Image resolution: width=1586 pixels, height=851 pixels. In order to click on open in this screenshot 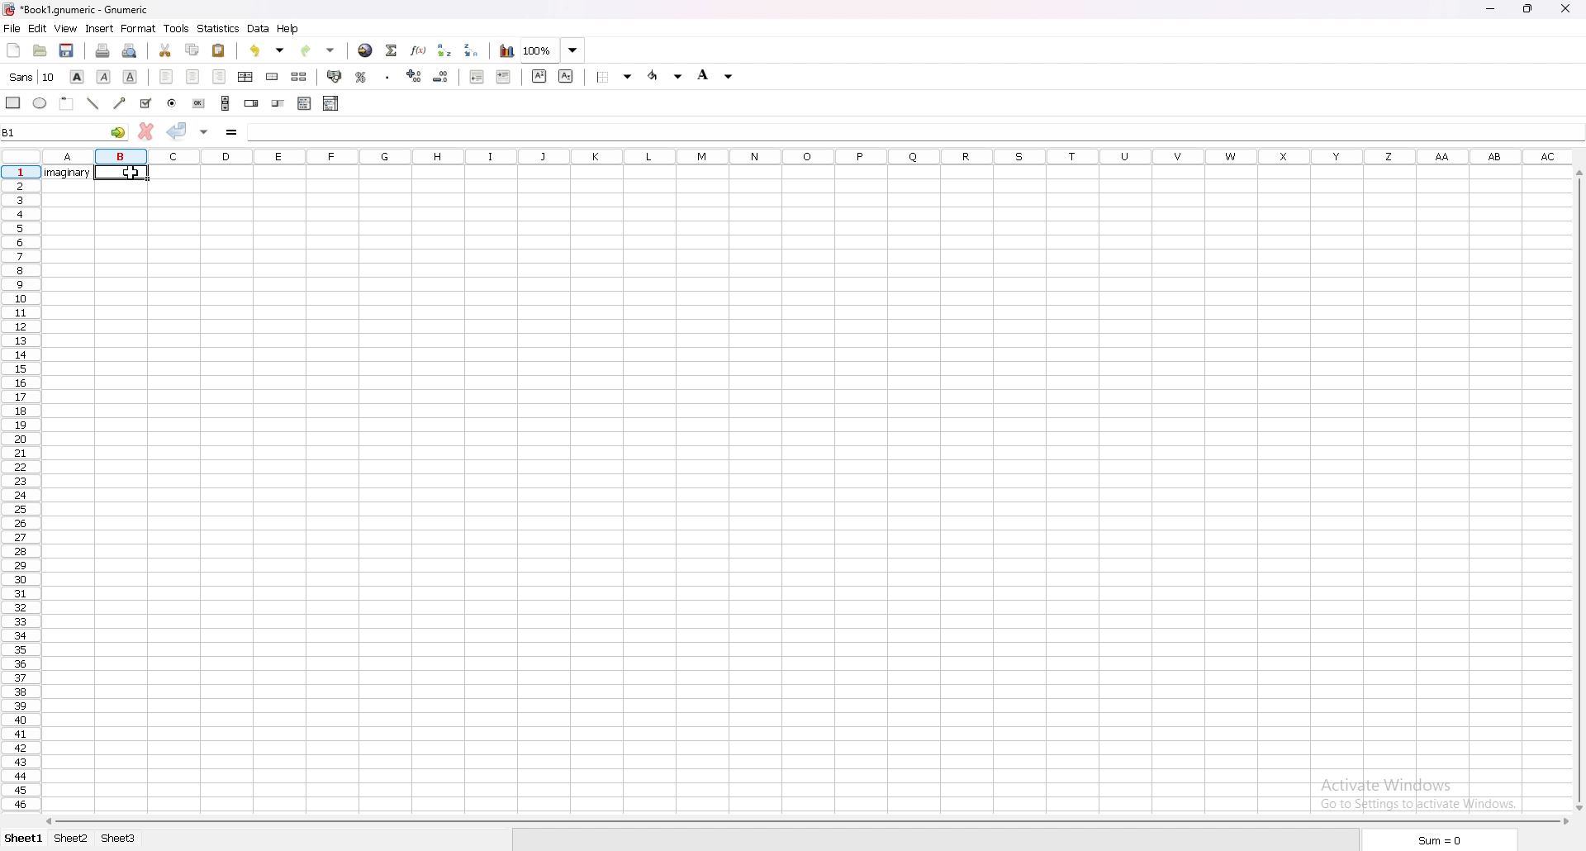, I will do `click(39, 51)`.